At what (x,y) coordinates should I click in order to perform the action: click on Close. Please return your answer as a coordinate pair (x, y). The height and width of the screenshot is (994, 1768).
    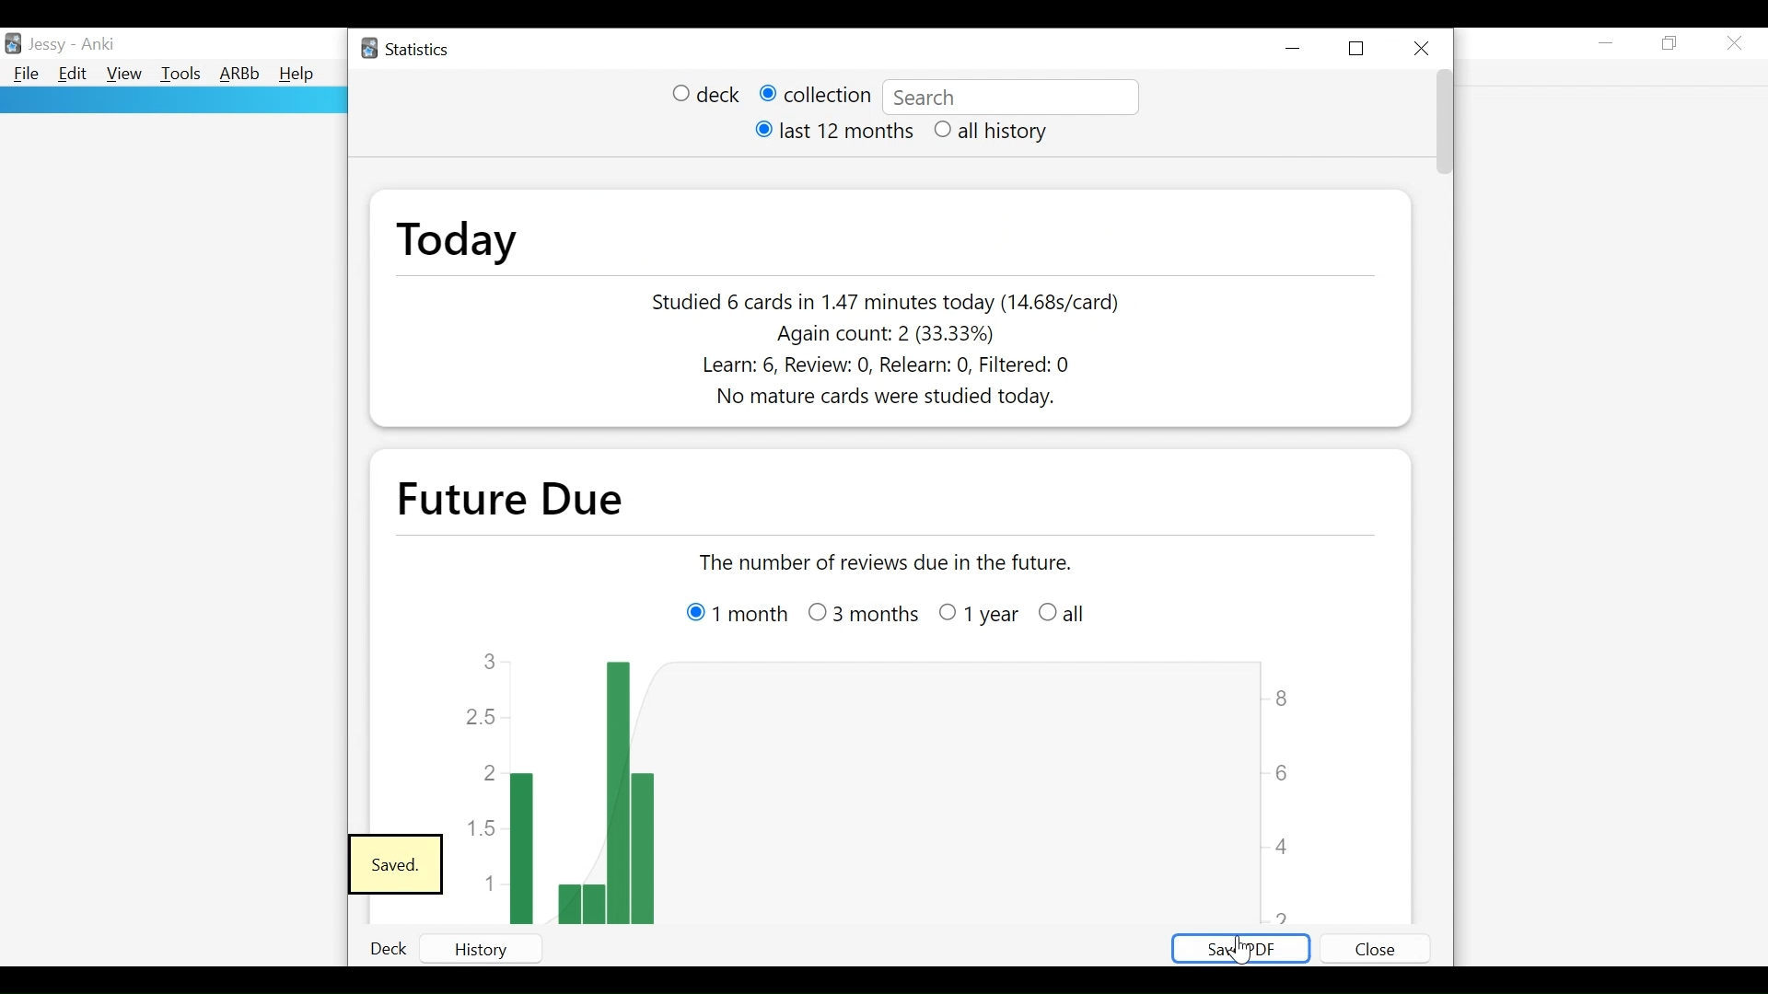
    Looking at the image, I should click on (1736, 42).